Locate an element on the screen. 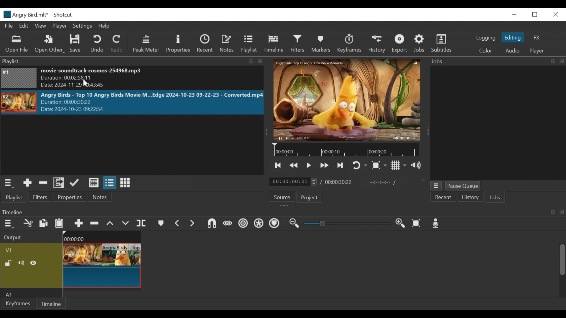 This screenshot has width=566, height=318. Help is located at coordinates (103, 26).